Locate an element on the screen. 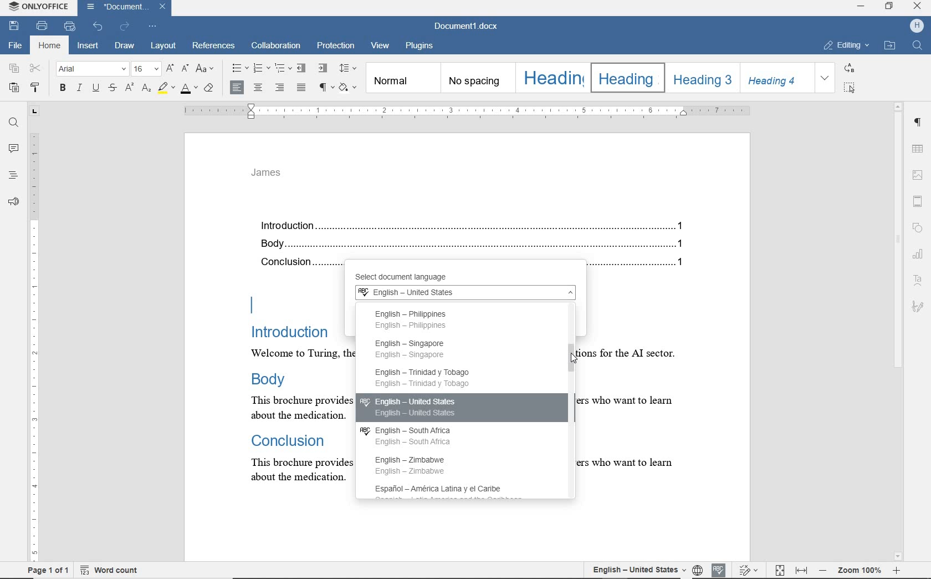 This screenshot has height=579, width=931. underline is located at coordinates (97, 89).